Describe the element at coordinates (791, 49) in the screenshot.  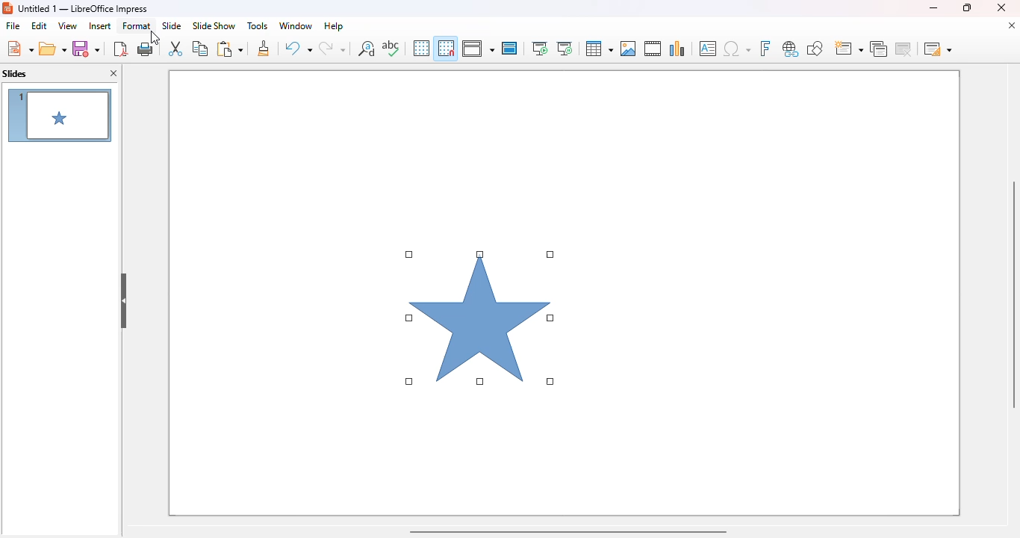
I see `insert hyperlink` at that location.